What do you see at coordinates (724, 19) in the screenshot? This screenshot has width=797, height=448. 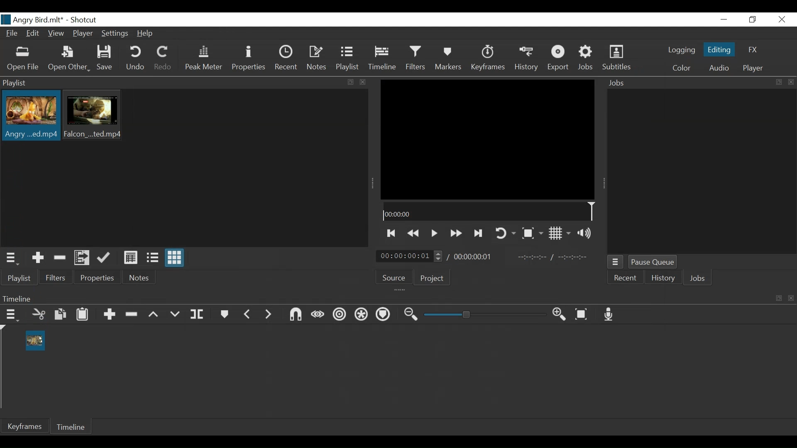 I see `Minimize` at bounding box center [724, 19].